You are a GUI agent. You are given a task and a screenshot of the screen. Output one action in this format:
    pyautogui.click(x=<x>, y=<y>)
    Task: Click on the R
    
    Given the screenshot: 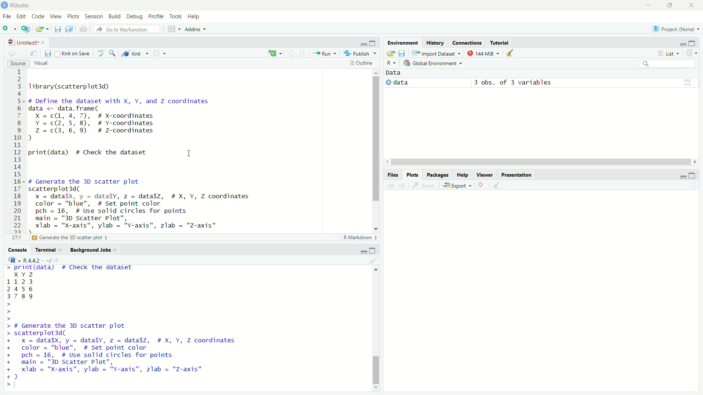 What is the action you would take?
    pyautogui.click(x=13, y=259)
    